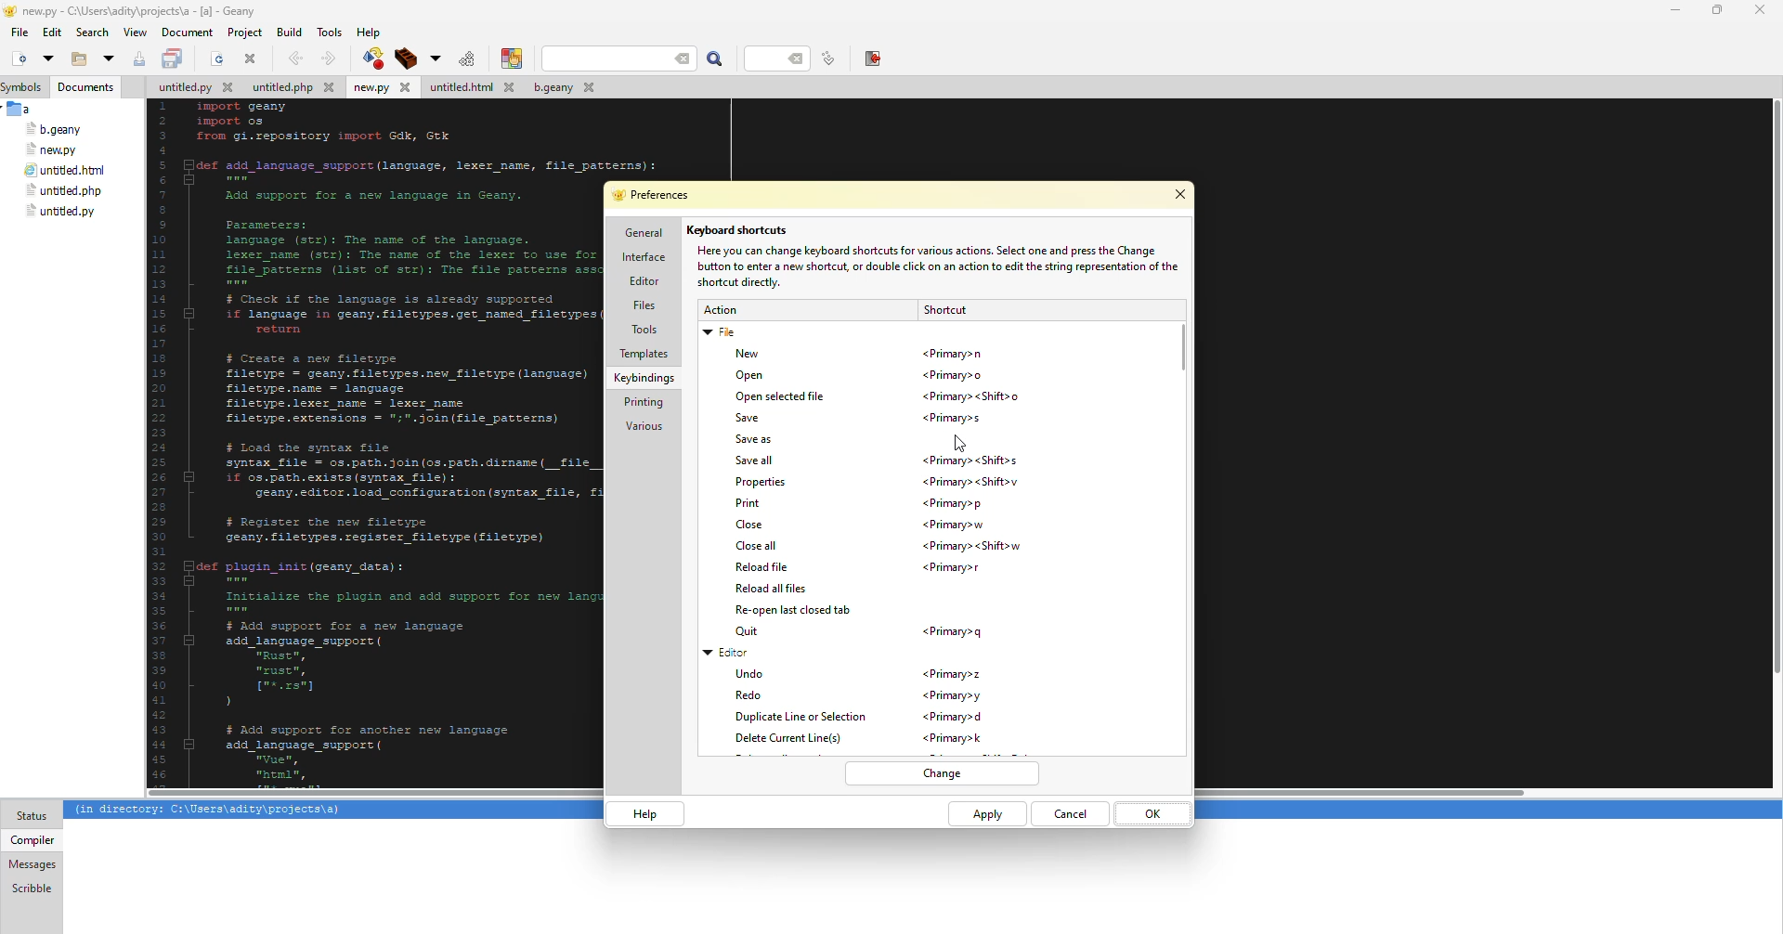  What do you see at coordinates (371, 58) in the screenshot?
I see `compile` at bounding box center [371, 58].